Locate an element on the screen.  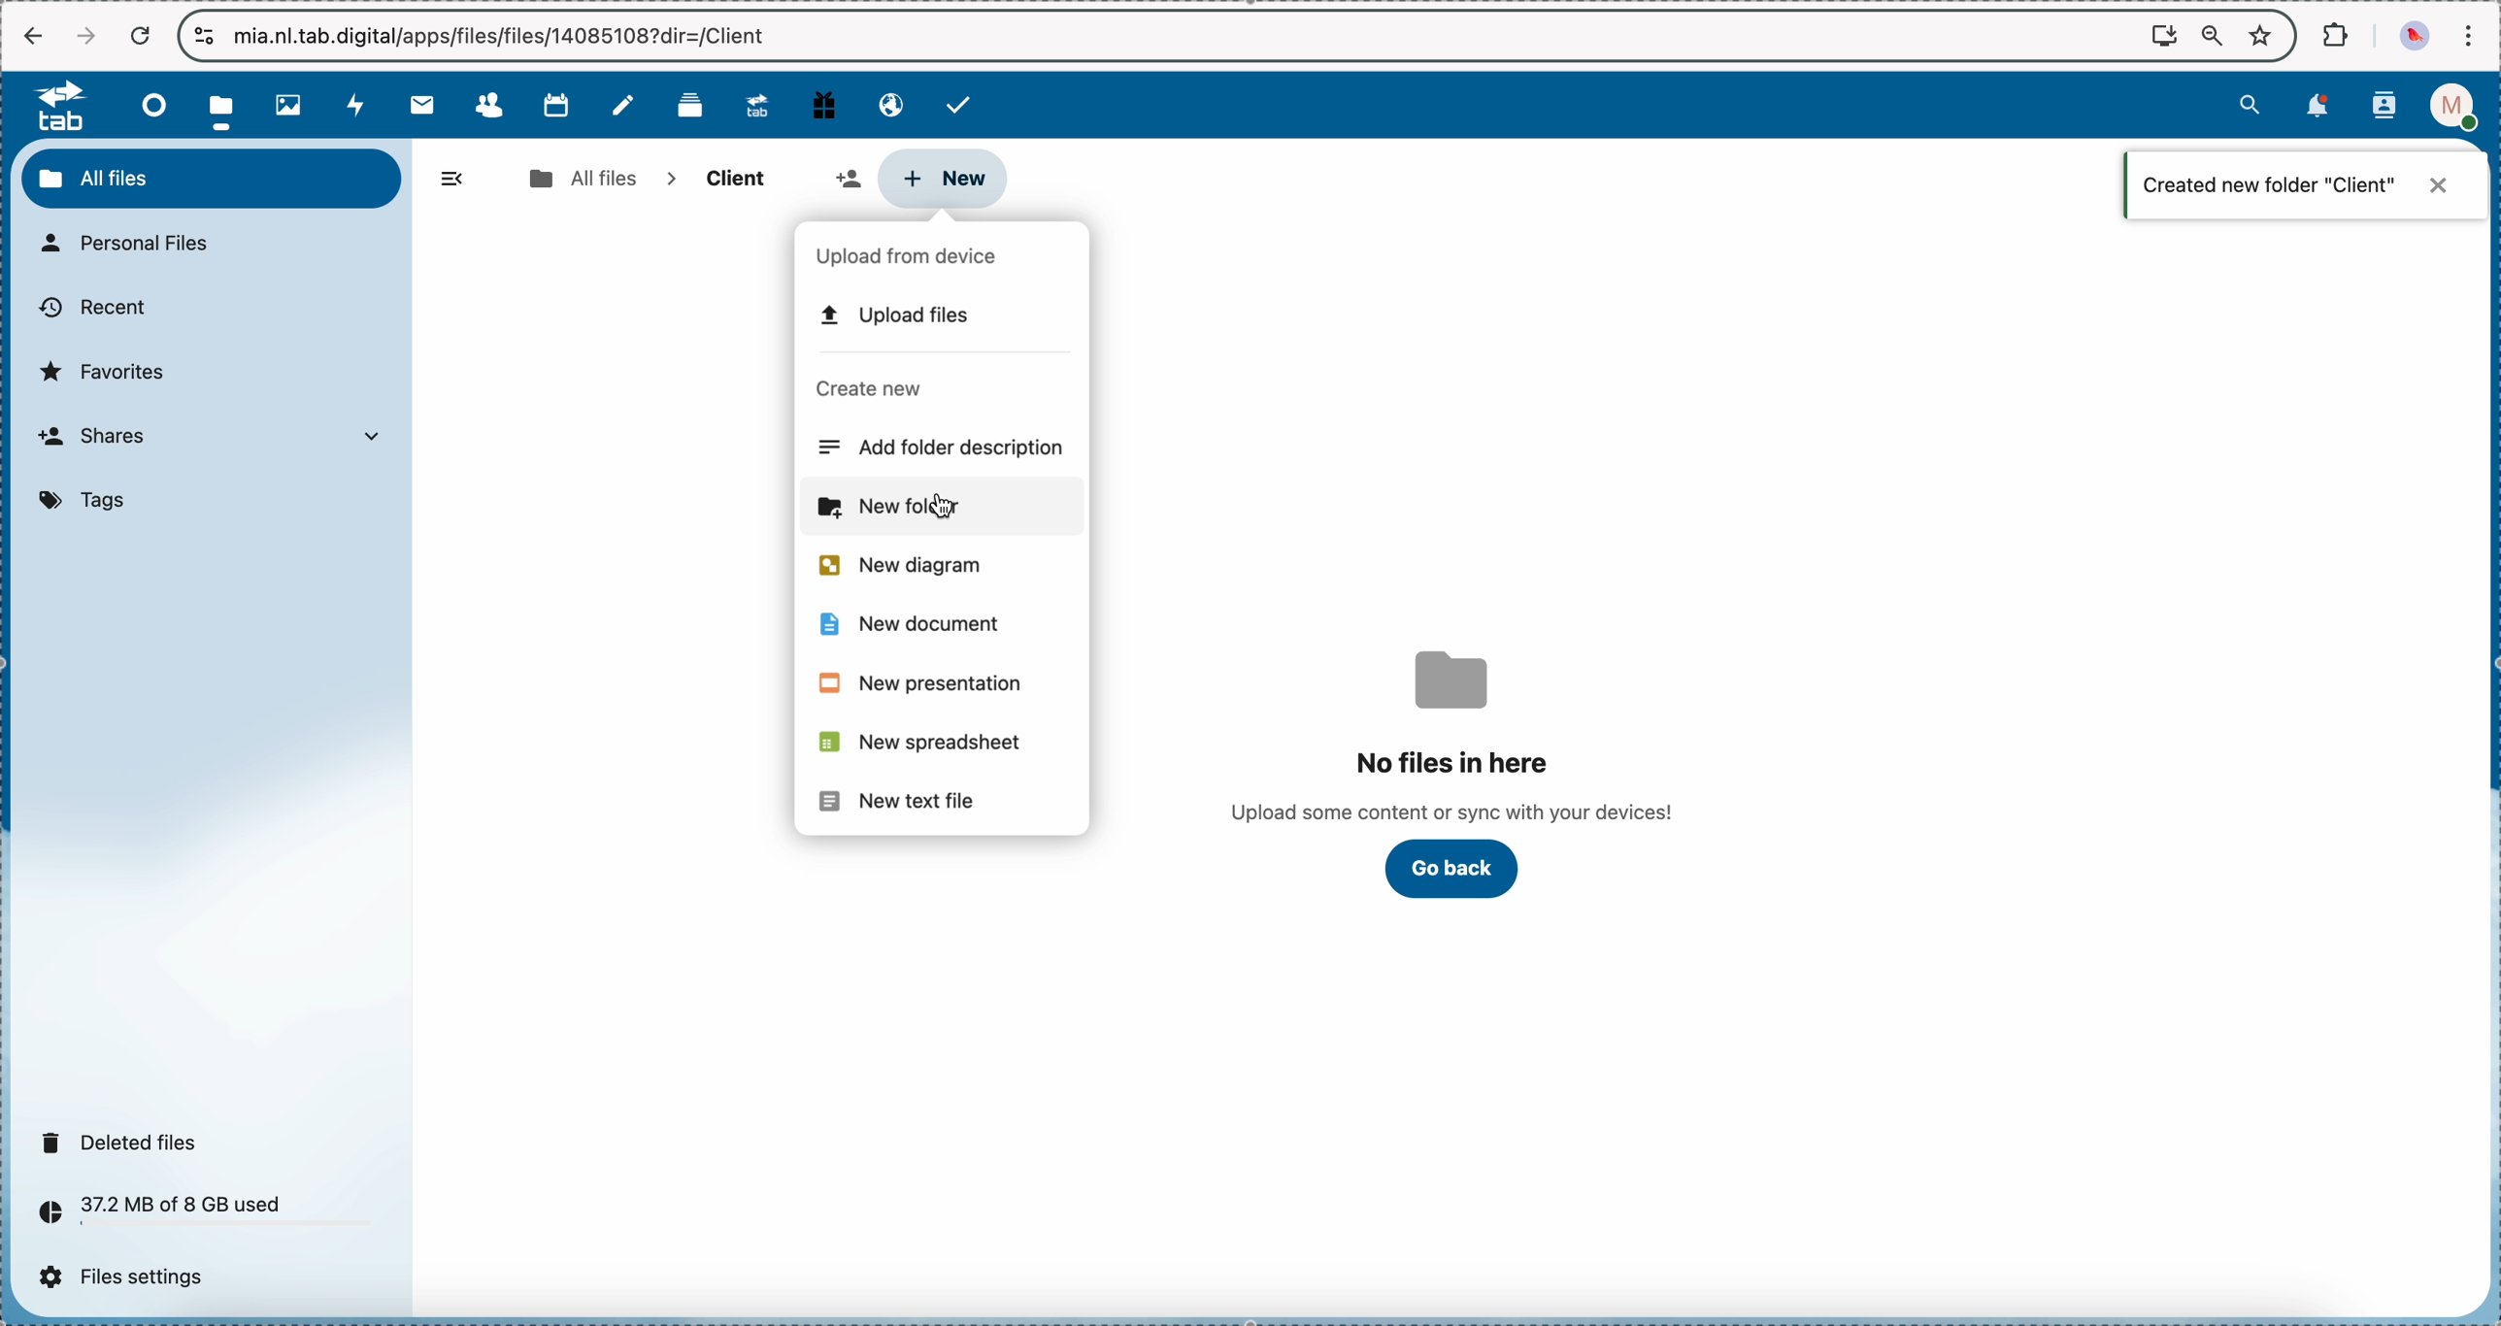
url is located at coordinates (509, 36).